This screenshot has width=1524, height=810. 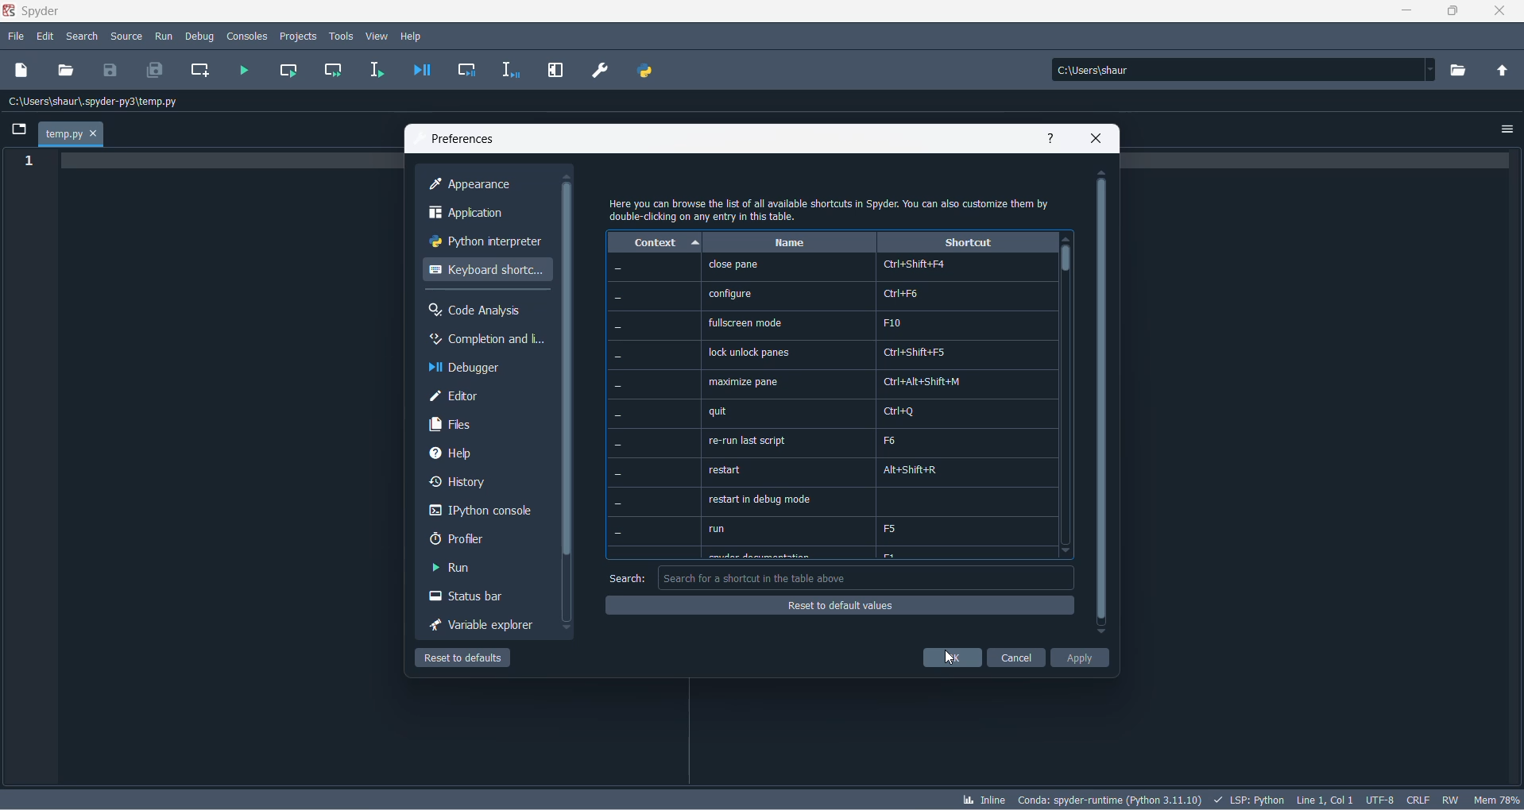 I want to click on PREFERENCES, so click(x=601, y=71).